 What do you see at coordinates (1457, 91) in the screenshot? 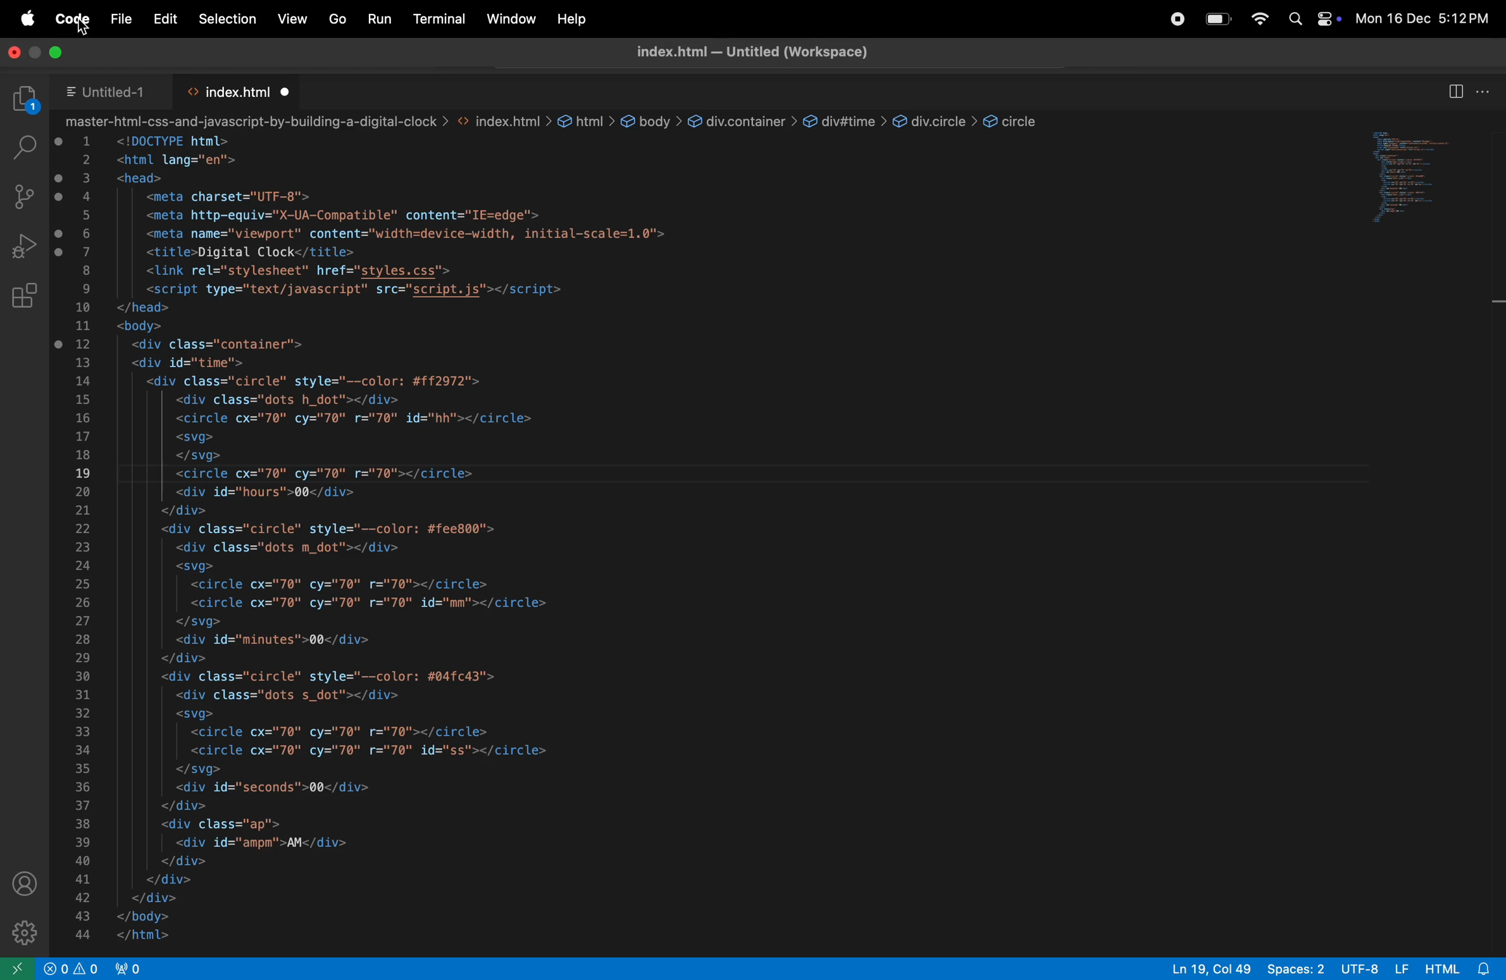
I see `spit editor` at bounding box center [1457, 91].